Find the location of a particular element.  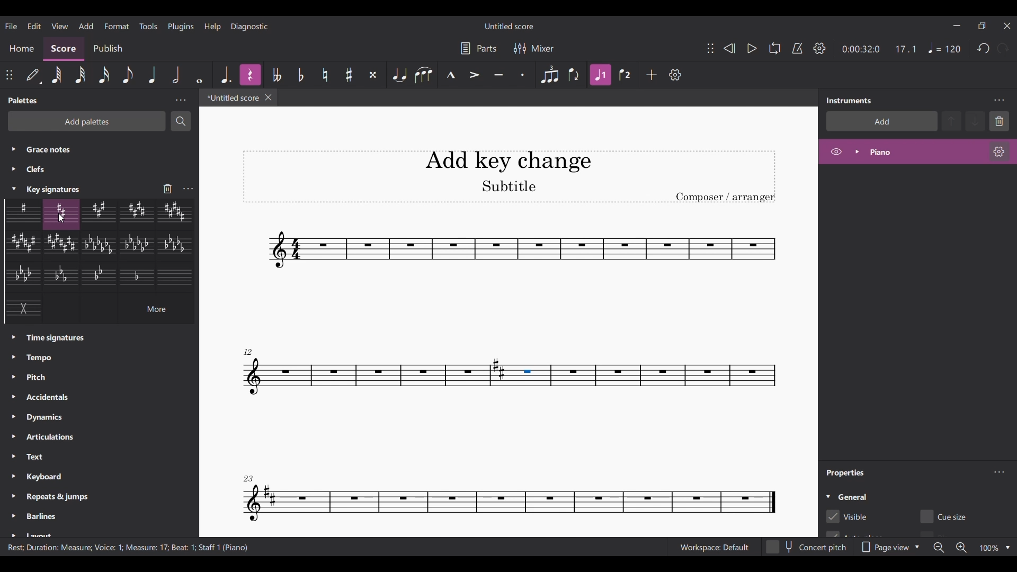

Toggle sharp is located at coordinates (349, 74).